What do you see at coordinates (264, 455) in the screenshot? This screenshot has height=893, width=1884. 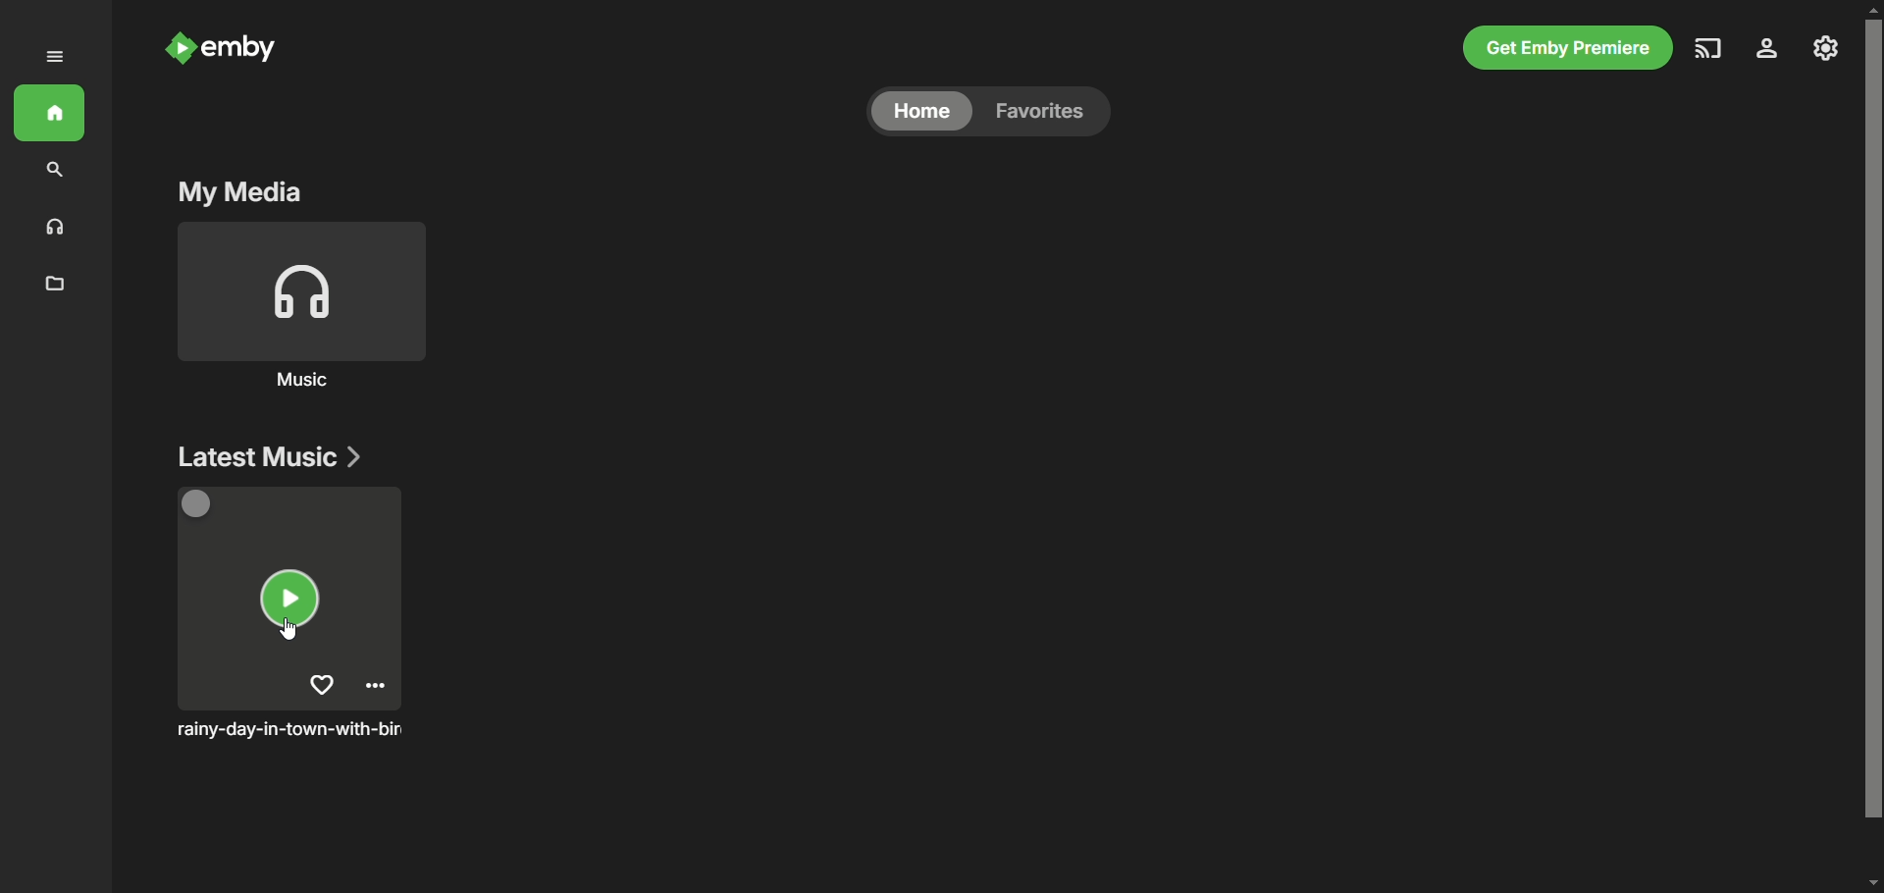 I see `latest music` at bounding box center [264, 455].